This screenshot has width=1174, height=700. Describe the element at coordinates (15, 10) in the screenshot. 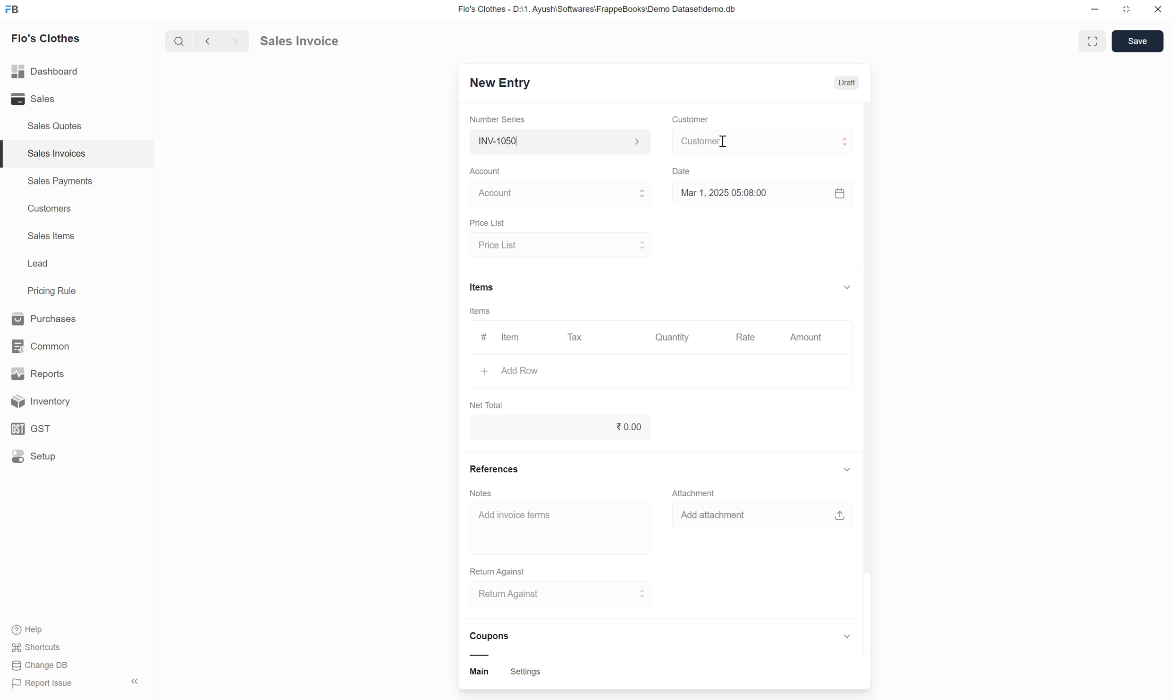

I see `Frappe Book logo` at that location.